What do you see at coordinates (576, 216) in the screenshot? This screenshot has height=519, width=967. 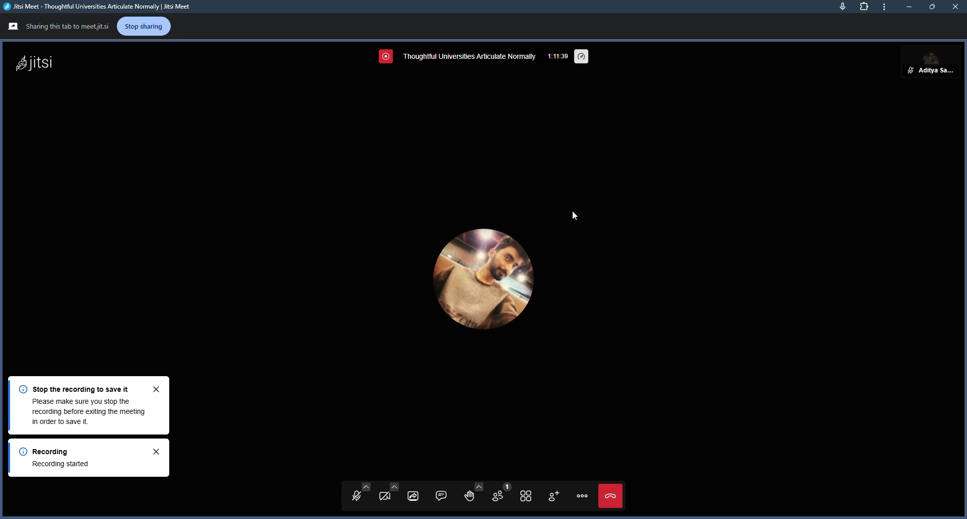 I see `cursor` at bounding box center [576, 216].